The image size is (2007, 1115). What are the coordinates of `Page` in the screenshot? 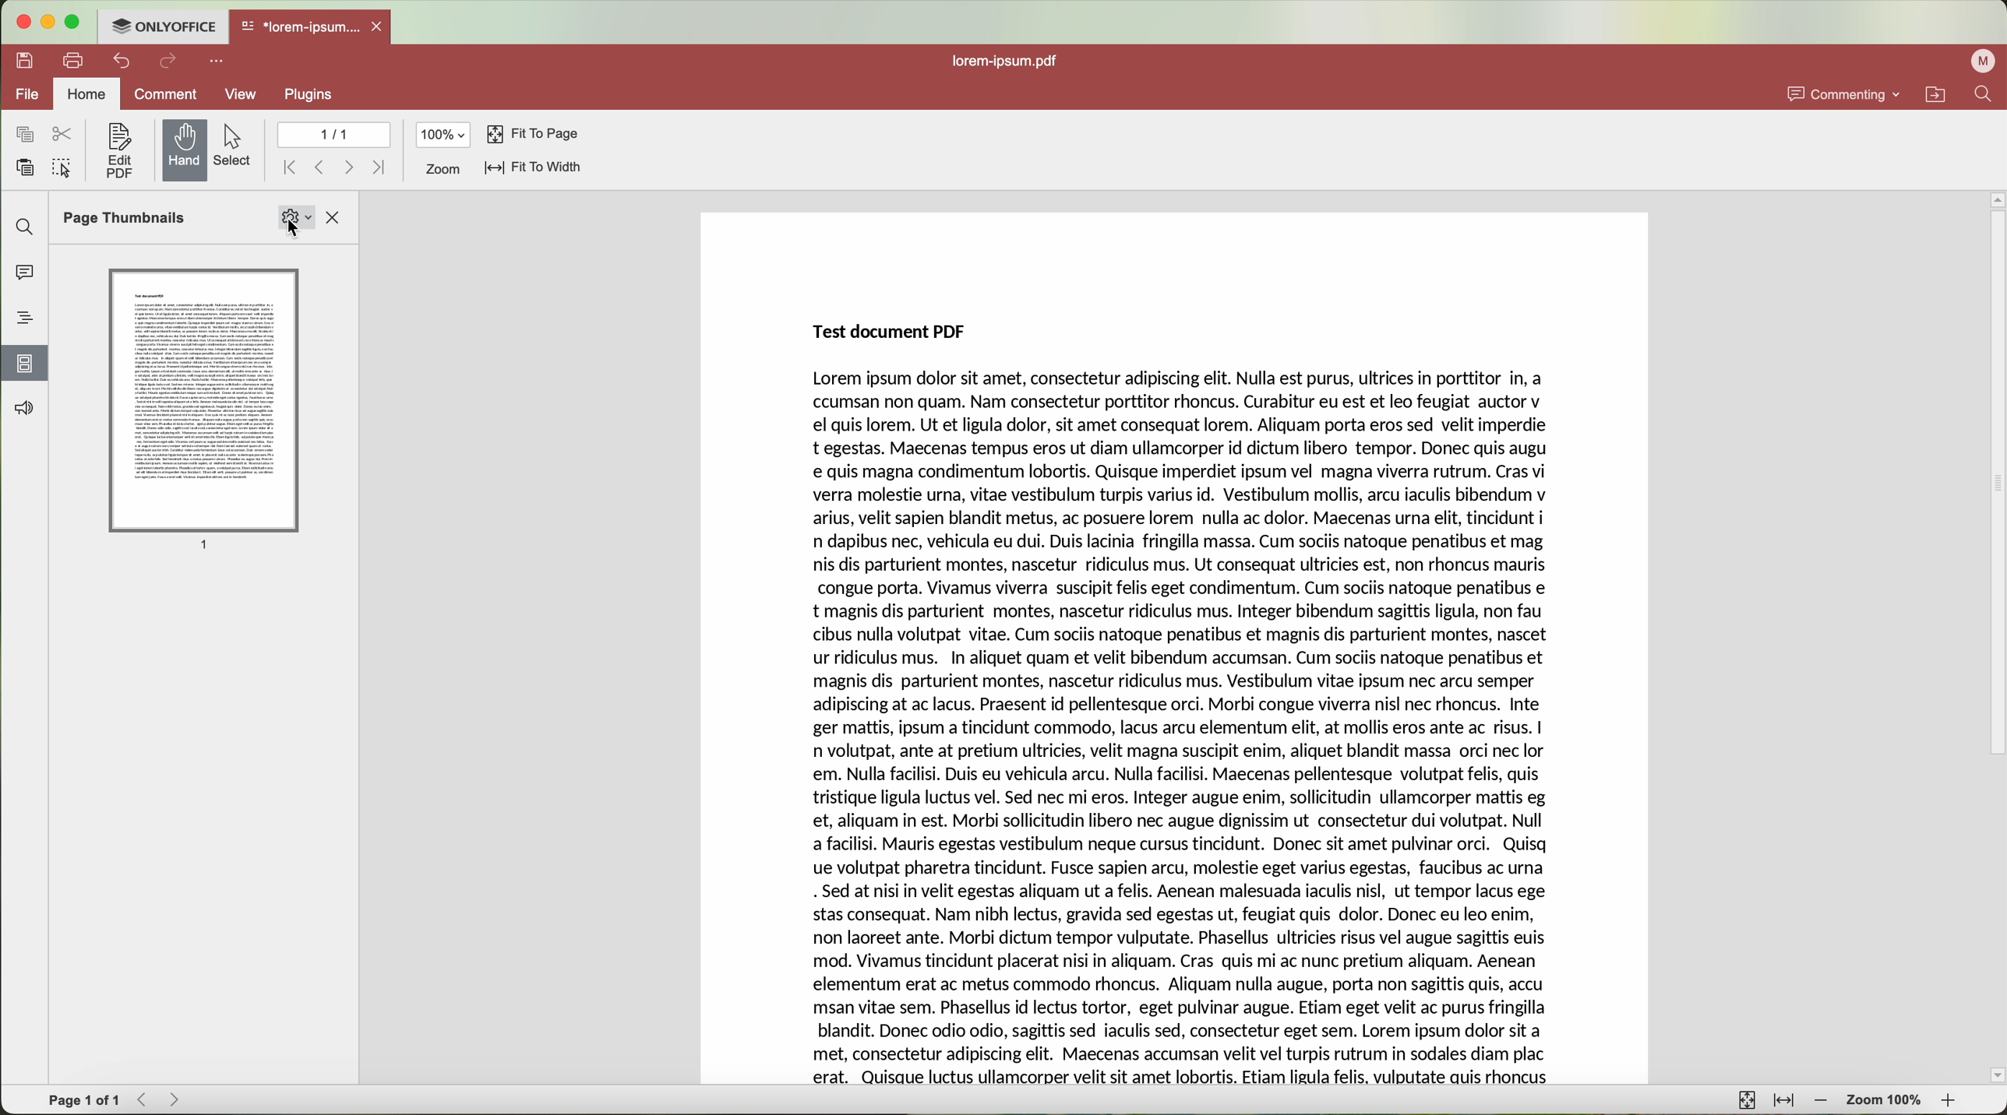 It's located at (203, 397).